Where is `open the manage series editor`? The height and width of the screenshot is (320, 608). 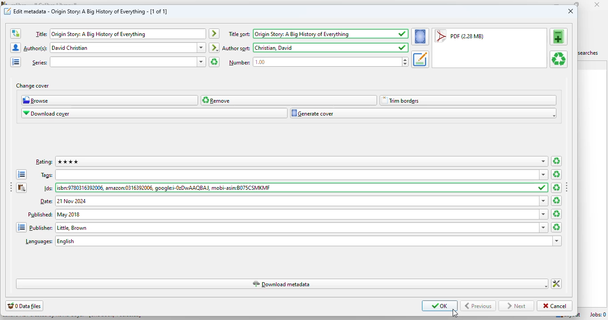 open the manage series editor is located at coordinates (16, 62).